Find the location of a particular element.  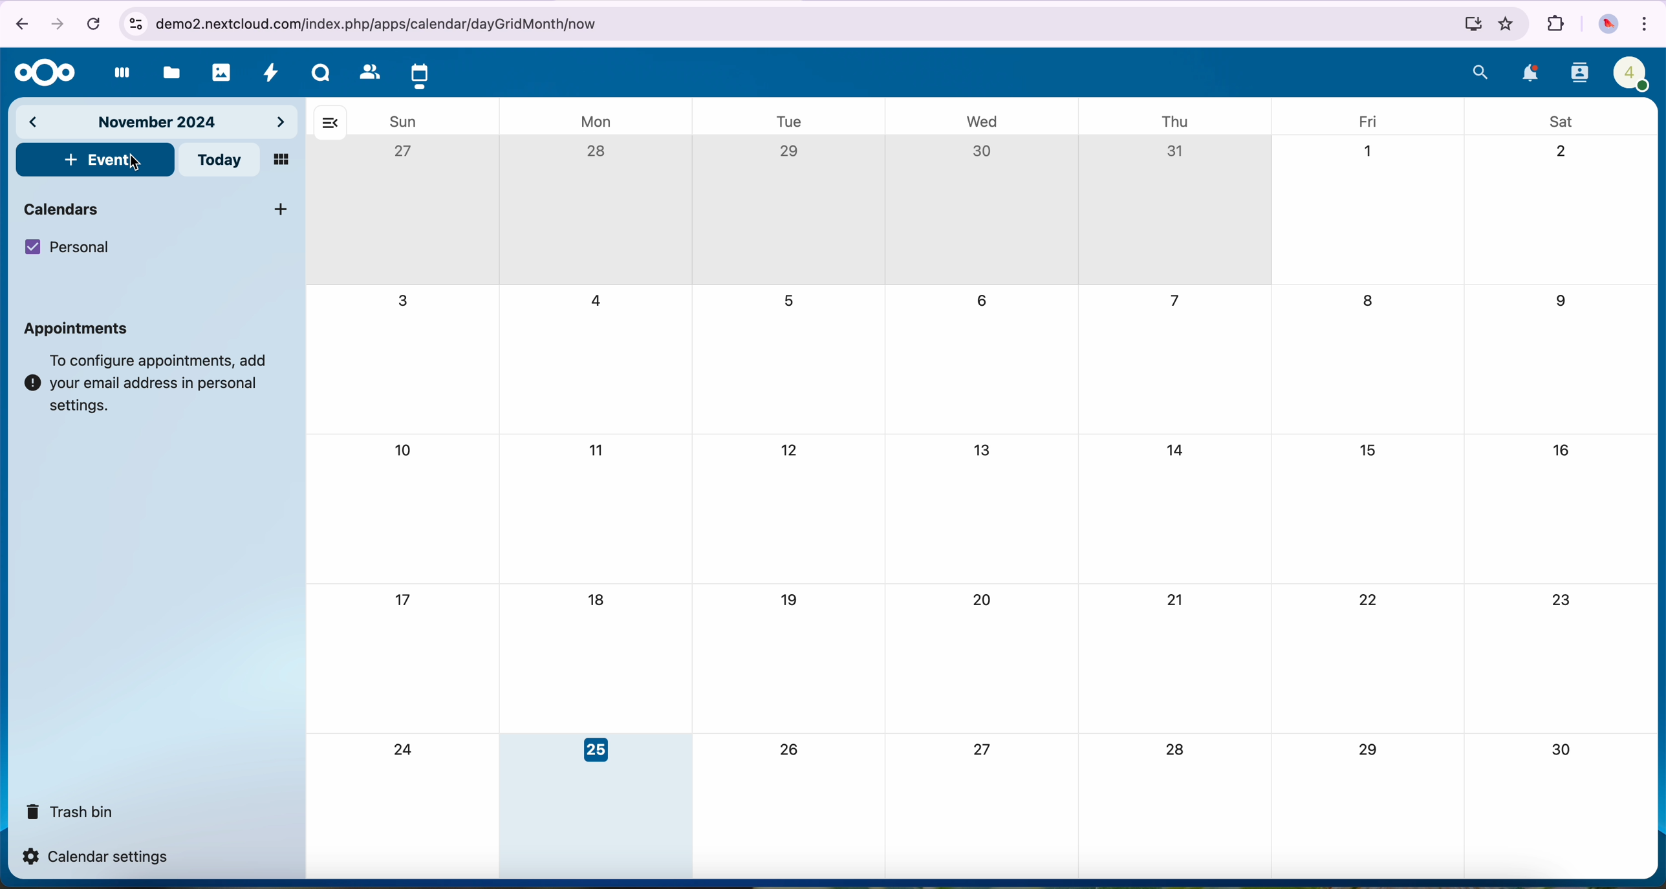

wed is located at coordinates (980, 120).